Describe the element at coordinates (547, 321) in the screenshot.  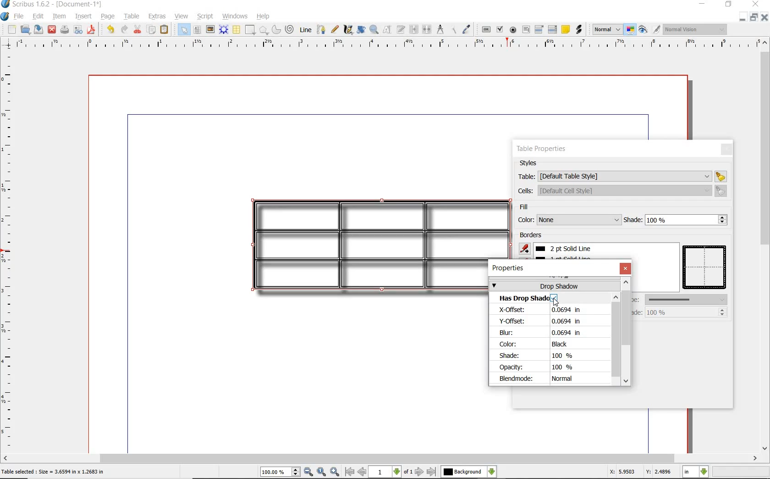
I see `Y-Offset: 0.0694 in` at that location.